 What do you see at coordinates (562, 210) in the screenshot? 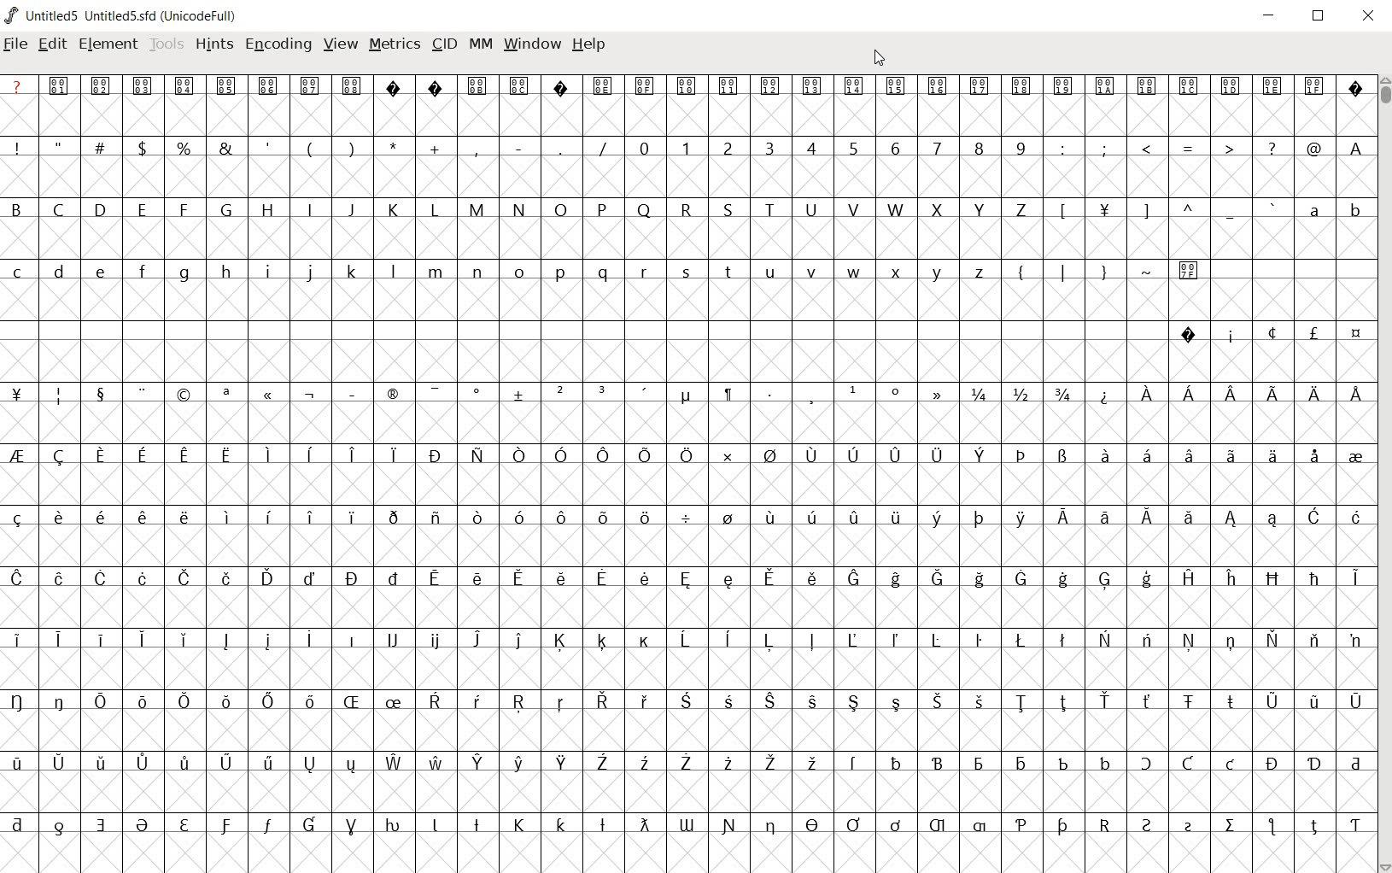
I see `O` at bounding box center [562, 210].